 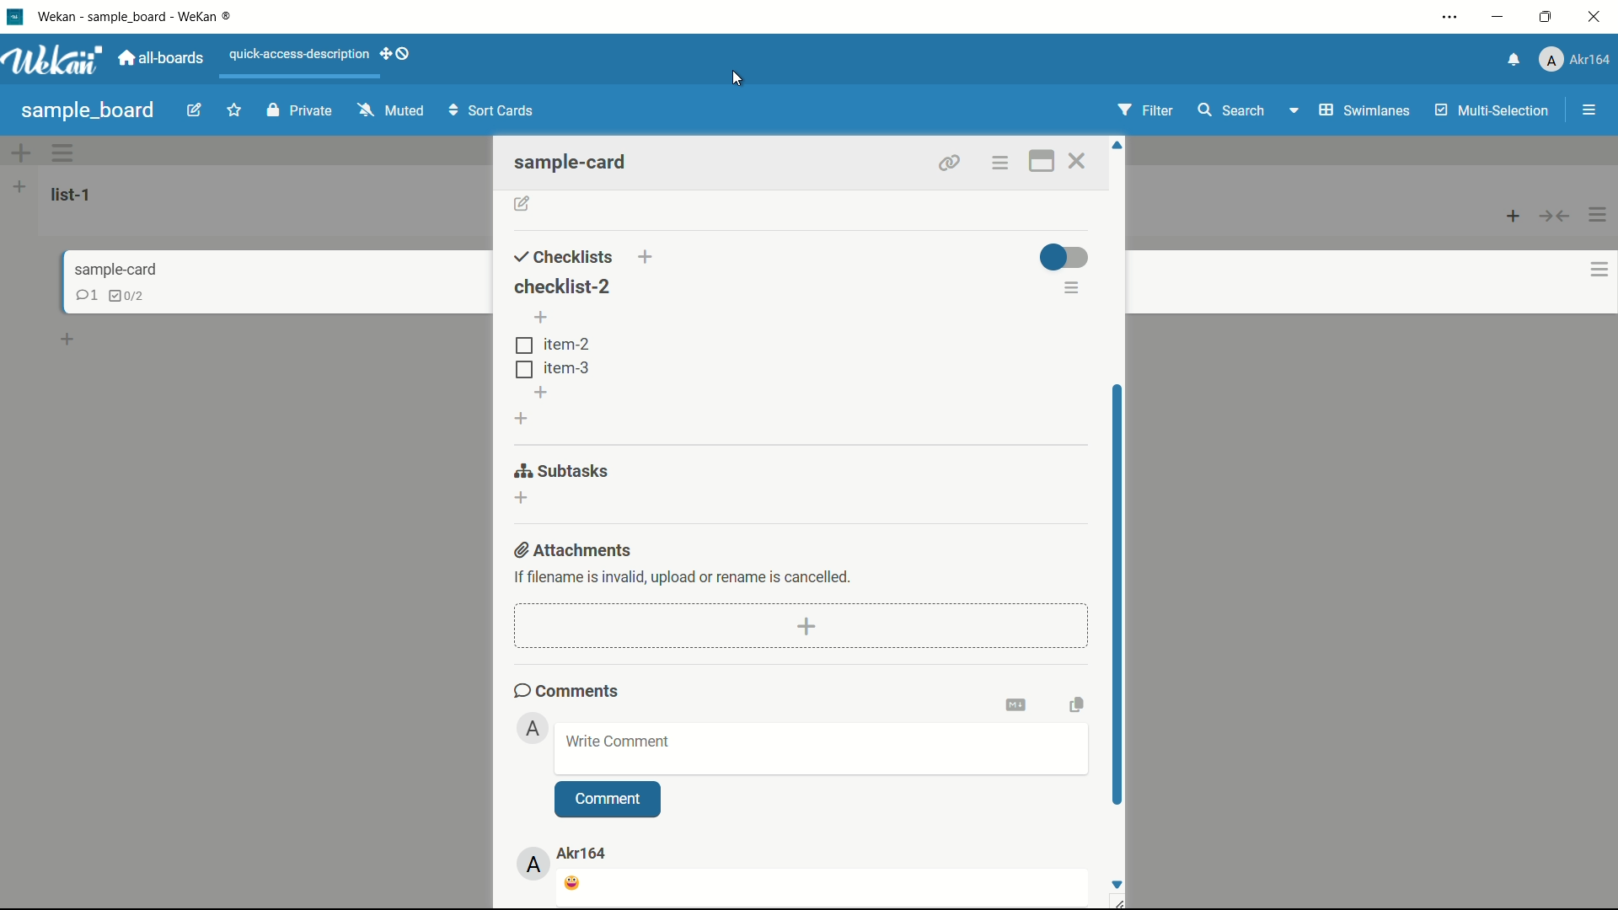 I want to click on card name, so click(x=114, y=270).